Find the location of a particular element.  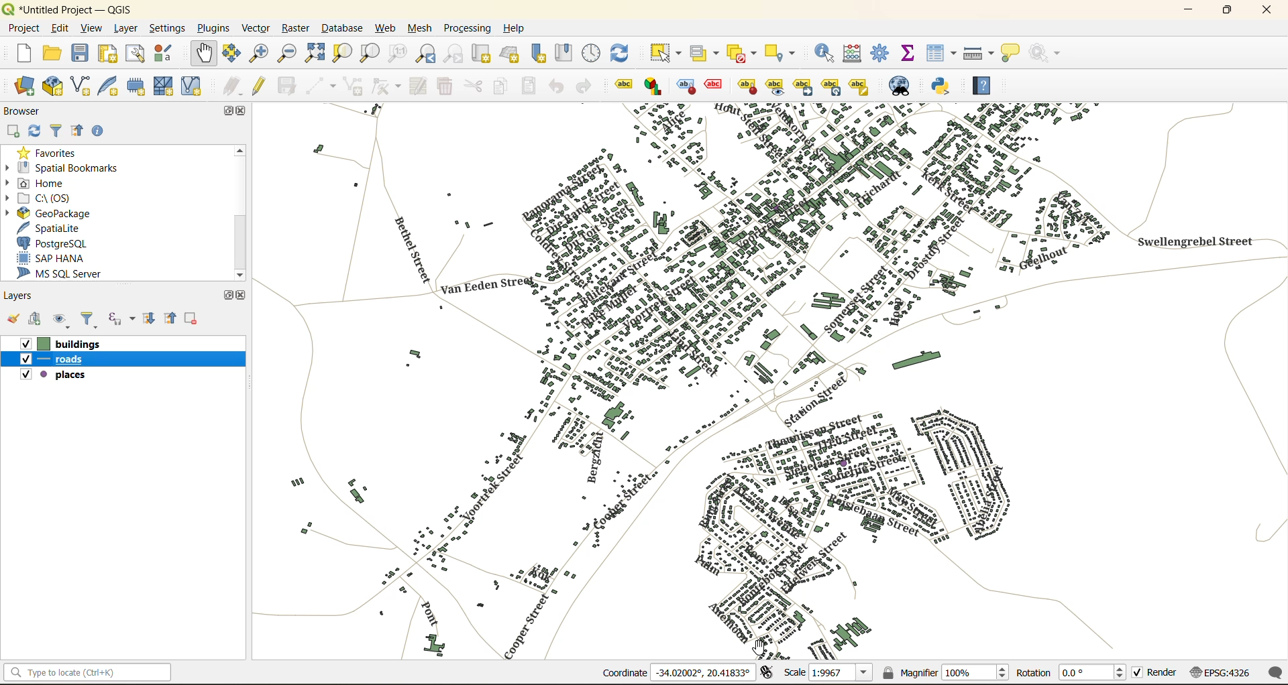

remove is located at coordinates (190, 320).